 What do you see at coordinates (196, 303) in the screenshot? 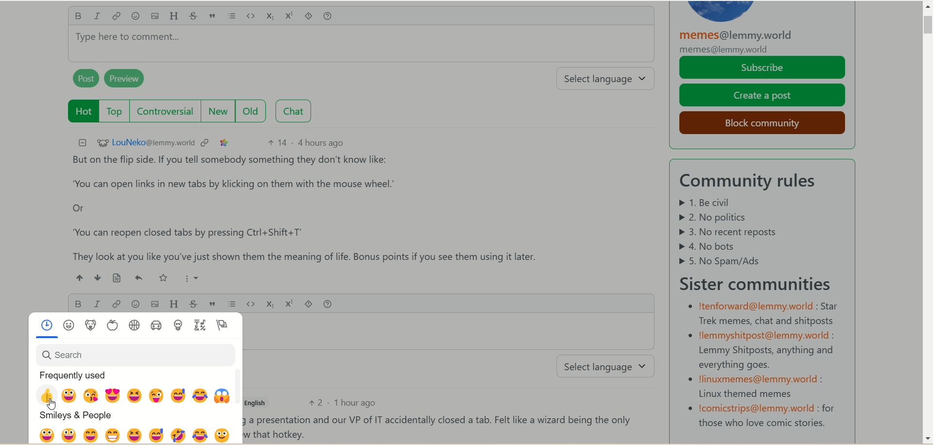
I see `strikethrough` at bounding box center [196, 303].